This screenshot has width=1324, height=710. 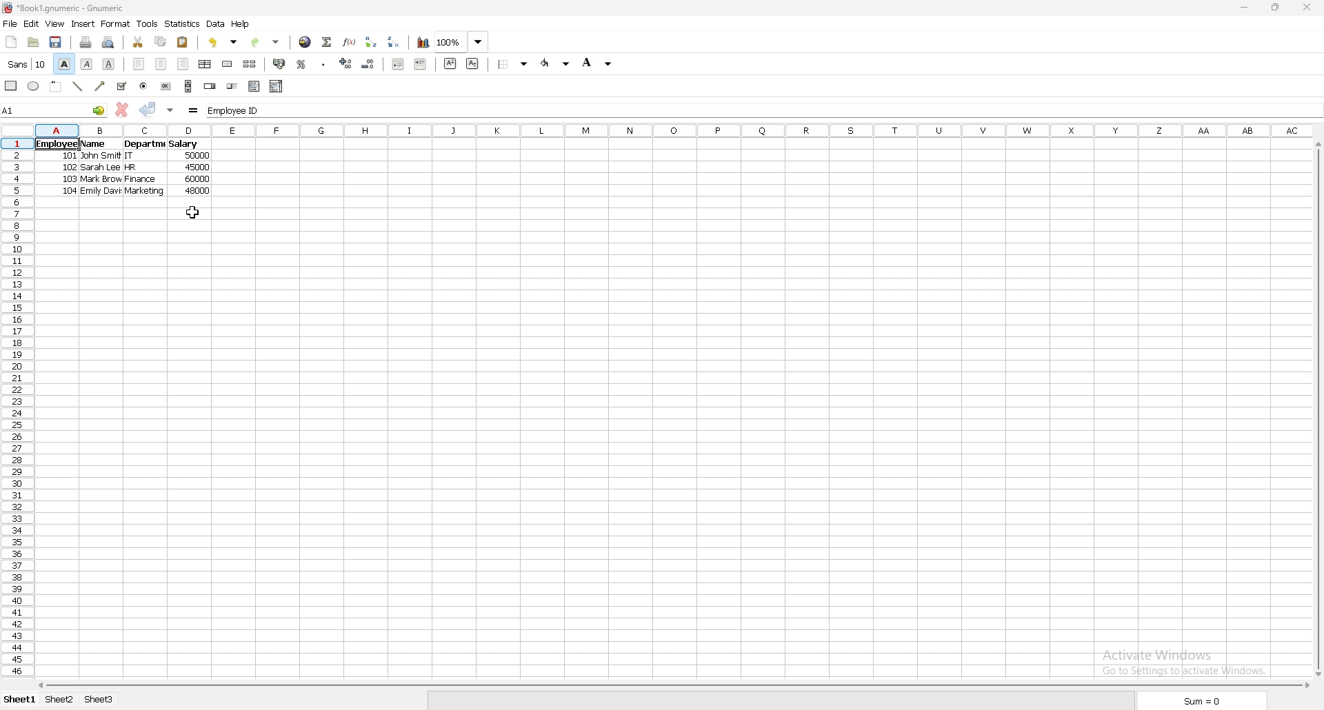 What do you see at coordinates (93, 145) in the screenshot?
I see `Name` at bounding box center [93, 145].